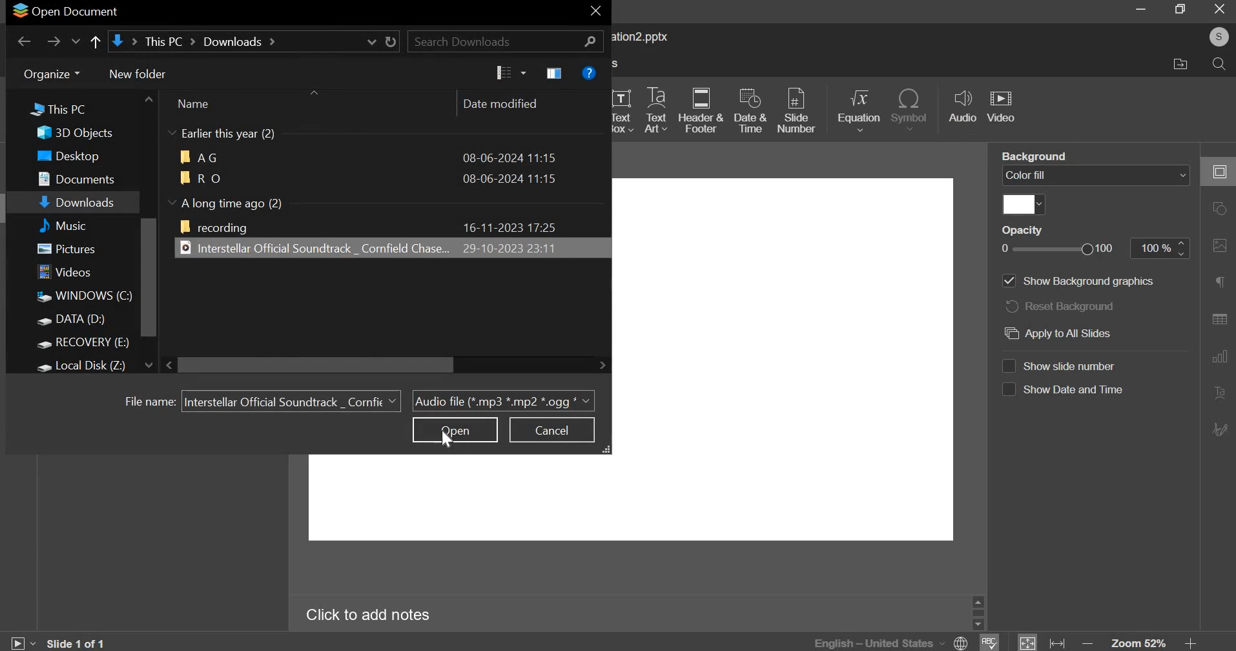 This screenshot has height=651, width=1236. I want to click on expand view, so click(608, 449).